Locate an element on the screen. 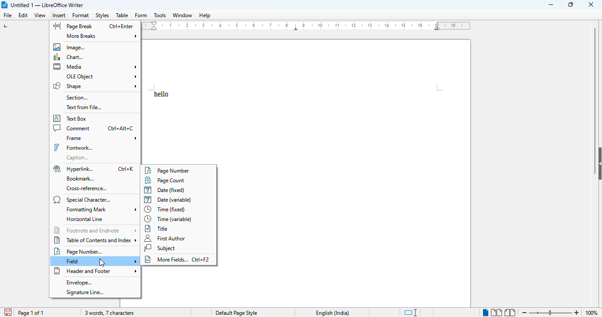  cursor is located at coordinates (101, 262).